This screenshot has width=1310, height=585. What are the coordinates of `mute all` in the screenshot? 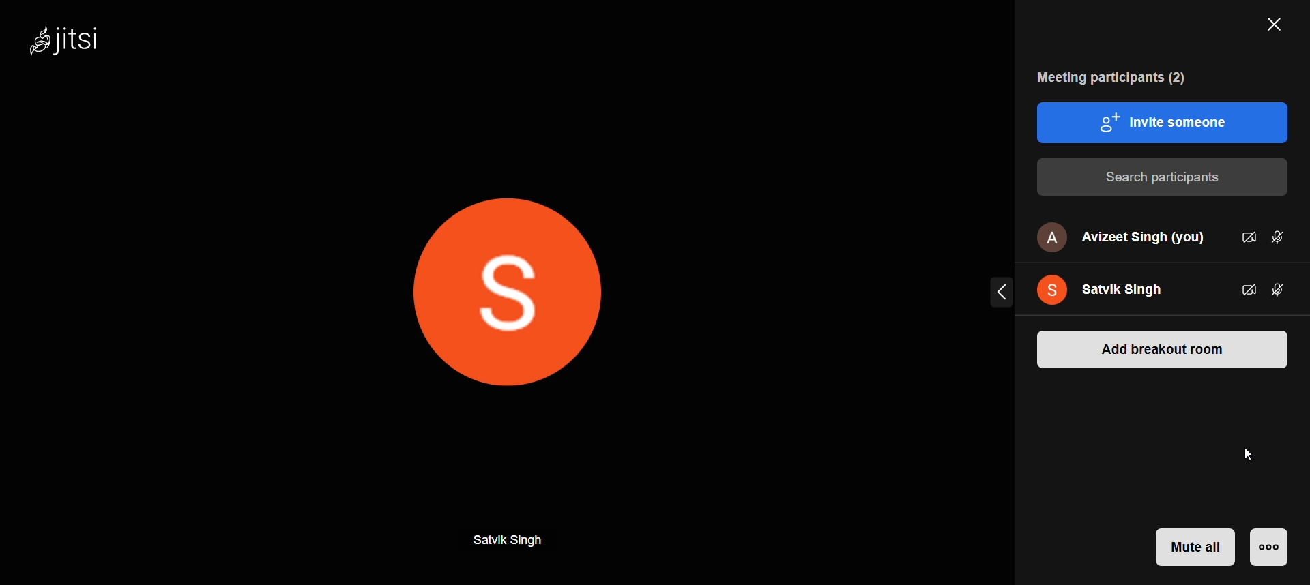 It's located at (1197, 547).